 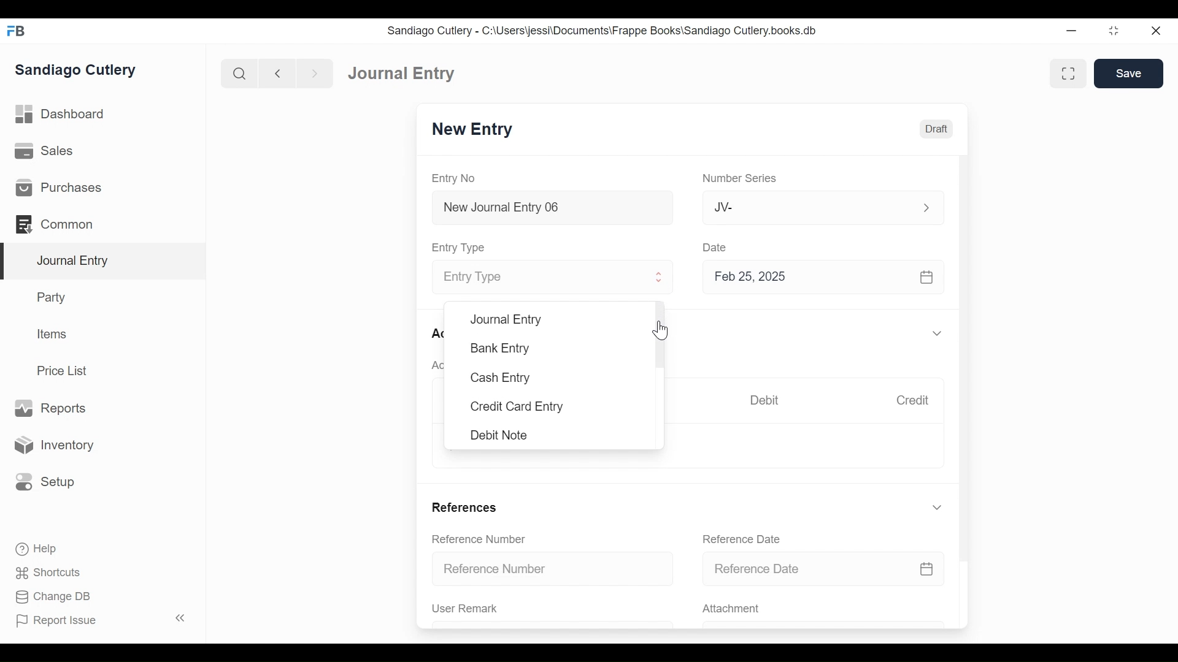 What do you see at coordinates (454, 179) in the screenshot?
I see `Entry No` at bounding box center [454, 179].